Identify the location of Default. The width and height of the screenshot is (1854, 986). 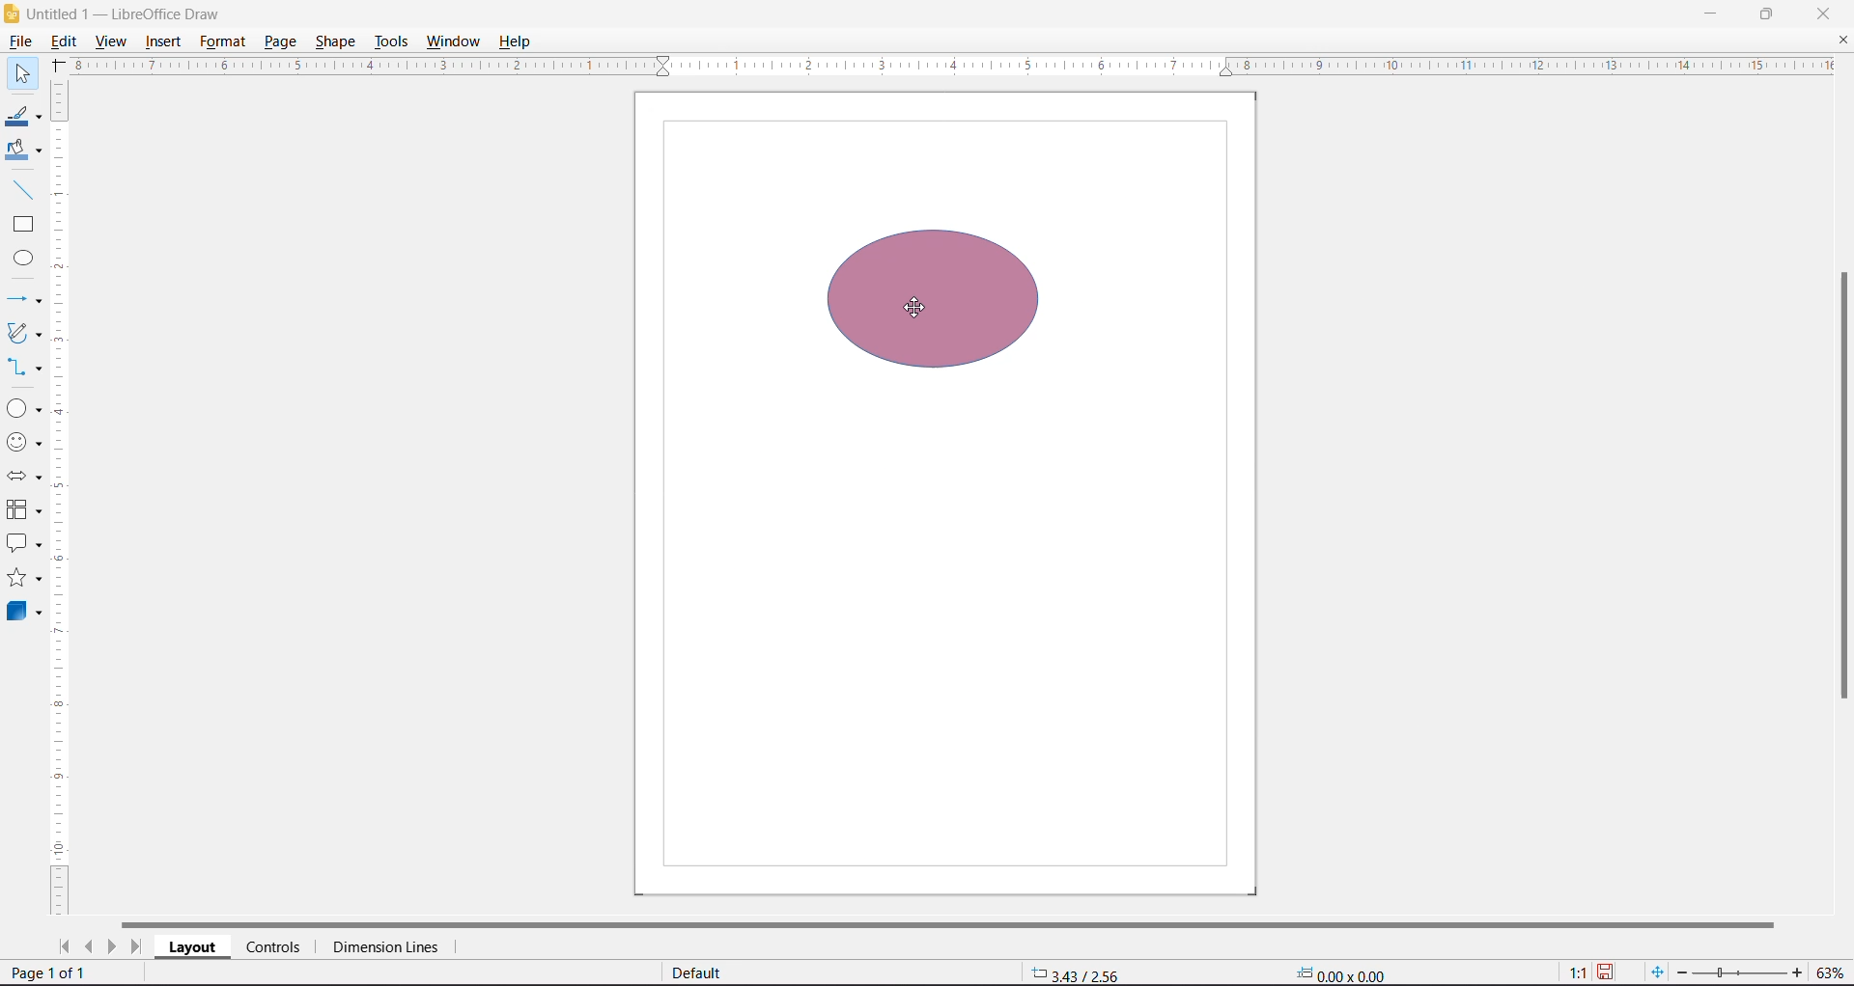
(699, 972).